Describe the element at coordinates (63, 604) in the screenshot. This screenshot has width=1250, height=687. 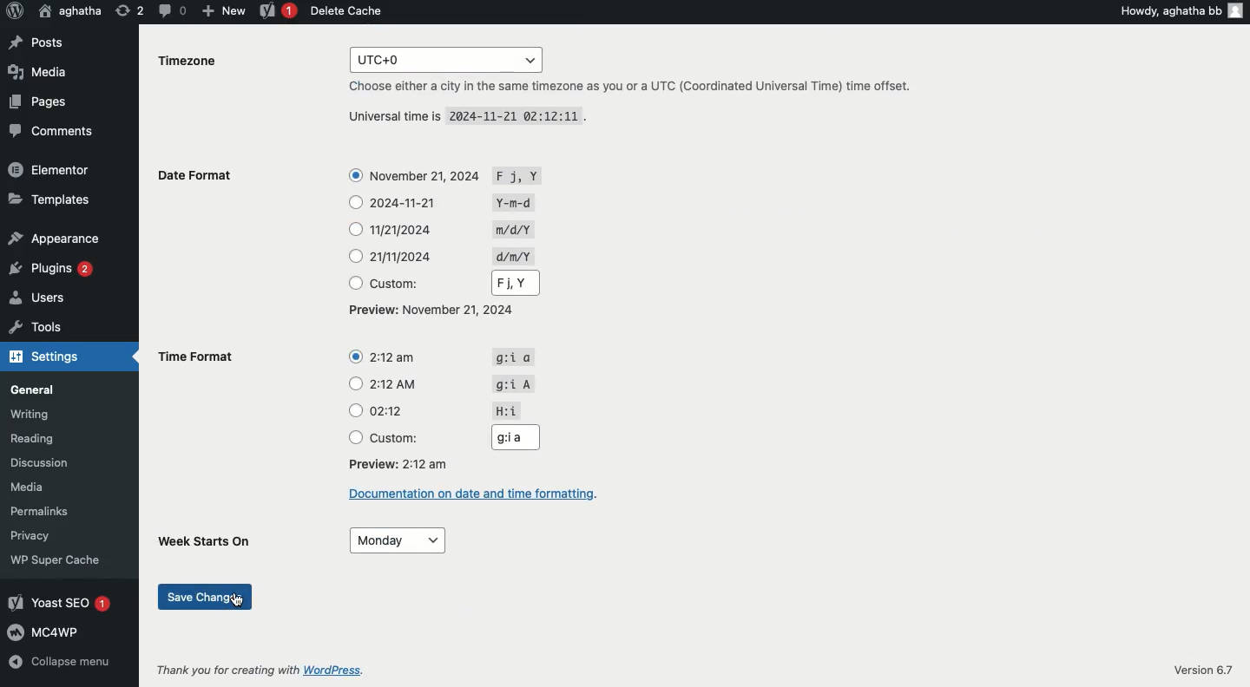
I see `Yoast SEO 1` at that location.